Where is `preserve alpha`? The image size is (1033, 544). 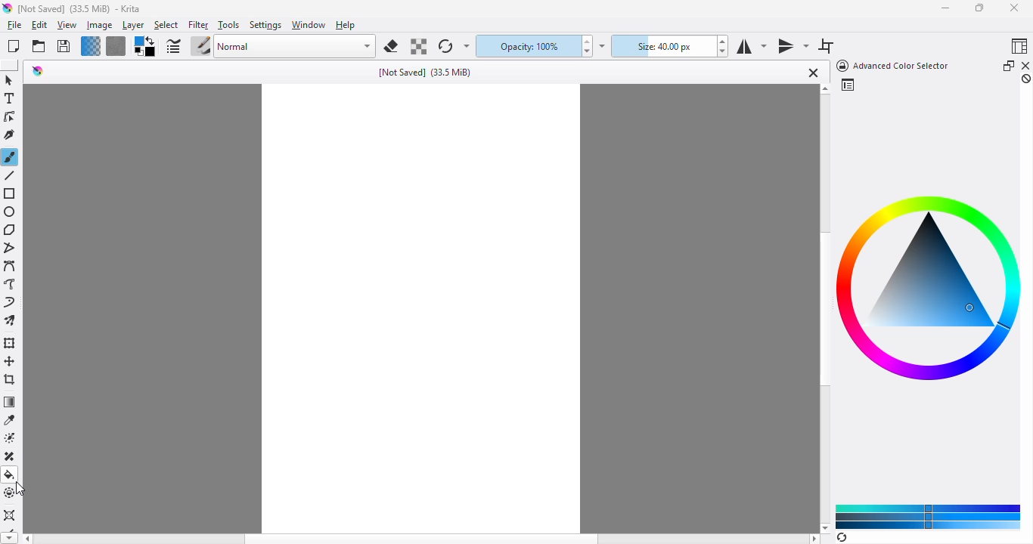 preserve alpha is located at coordinates (417, 46).